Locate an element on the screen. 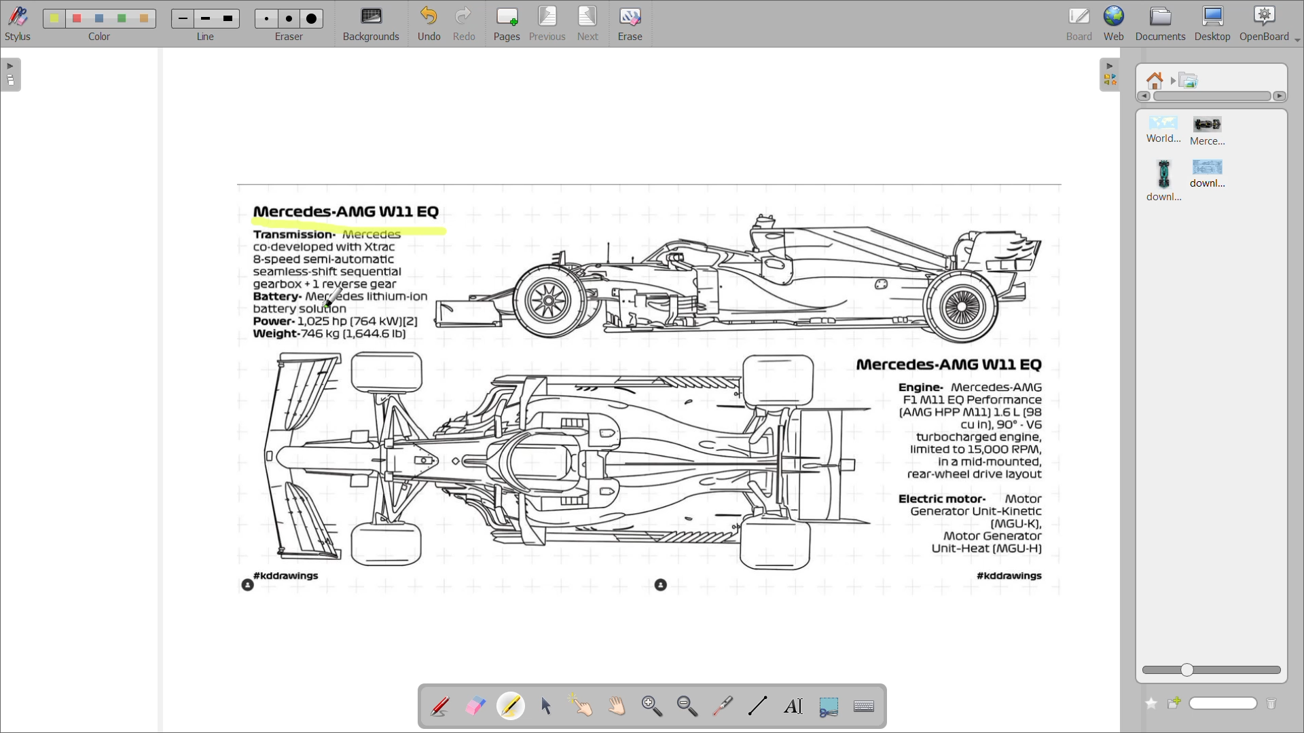  color 1 is located at coordinates (52, 19).